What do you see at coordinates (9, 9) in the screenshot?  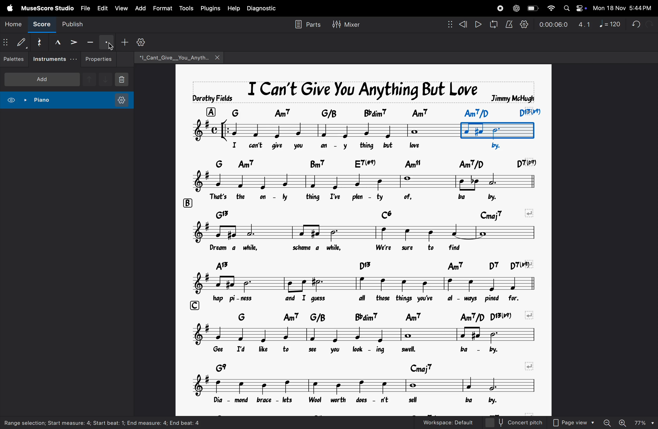 I see `apple menu` at bounding box center [9, 9].